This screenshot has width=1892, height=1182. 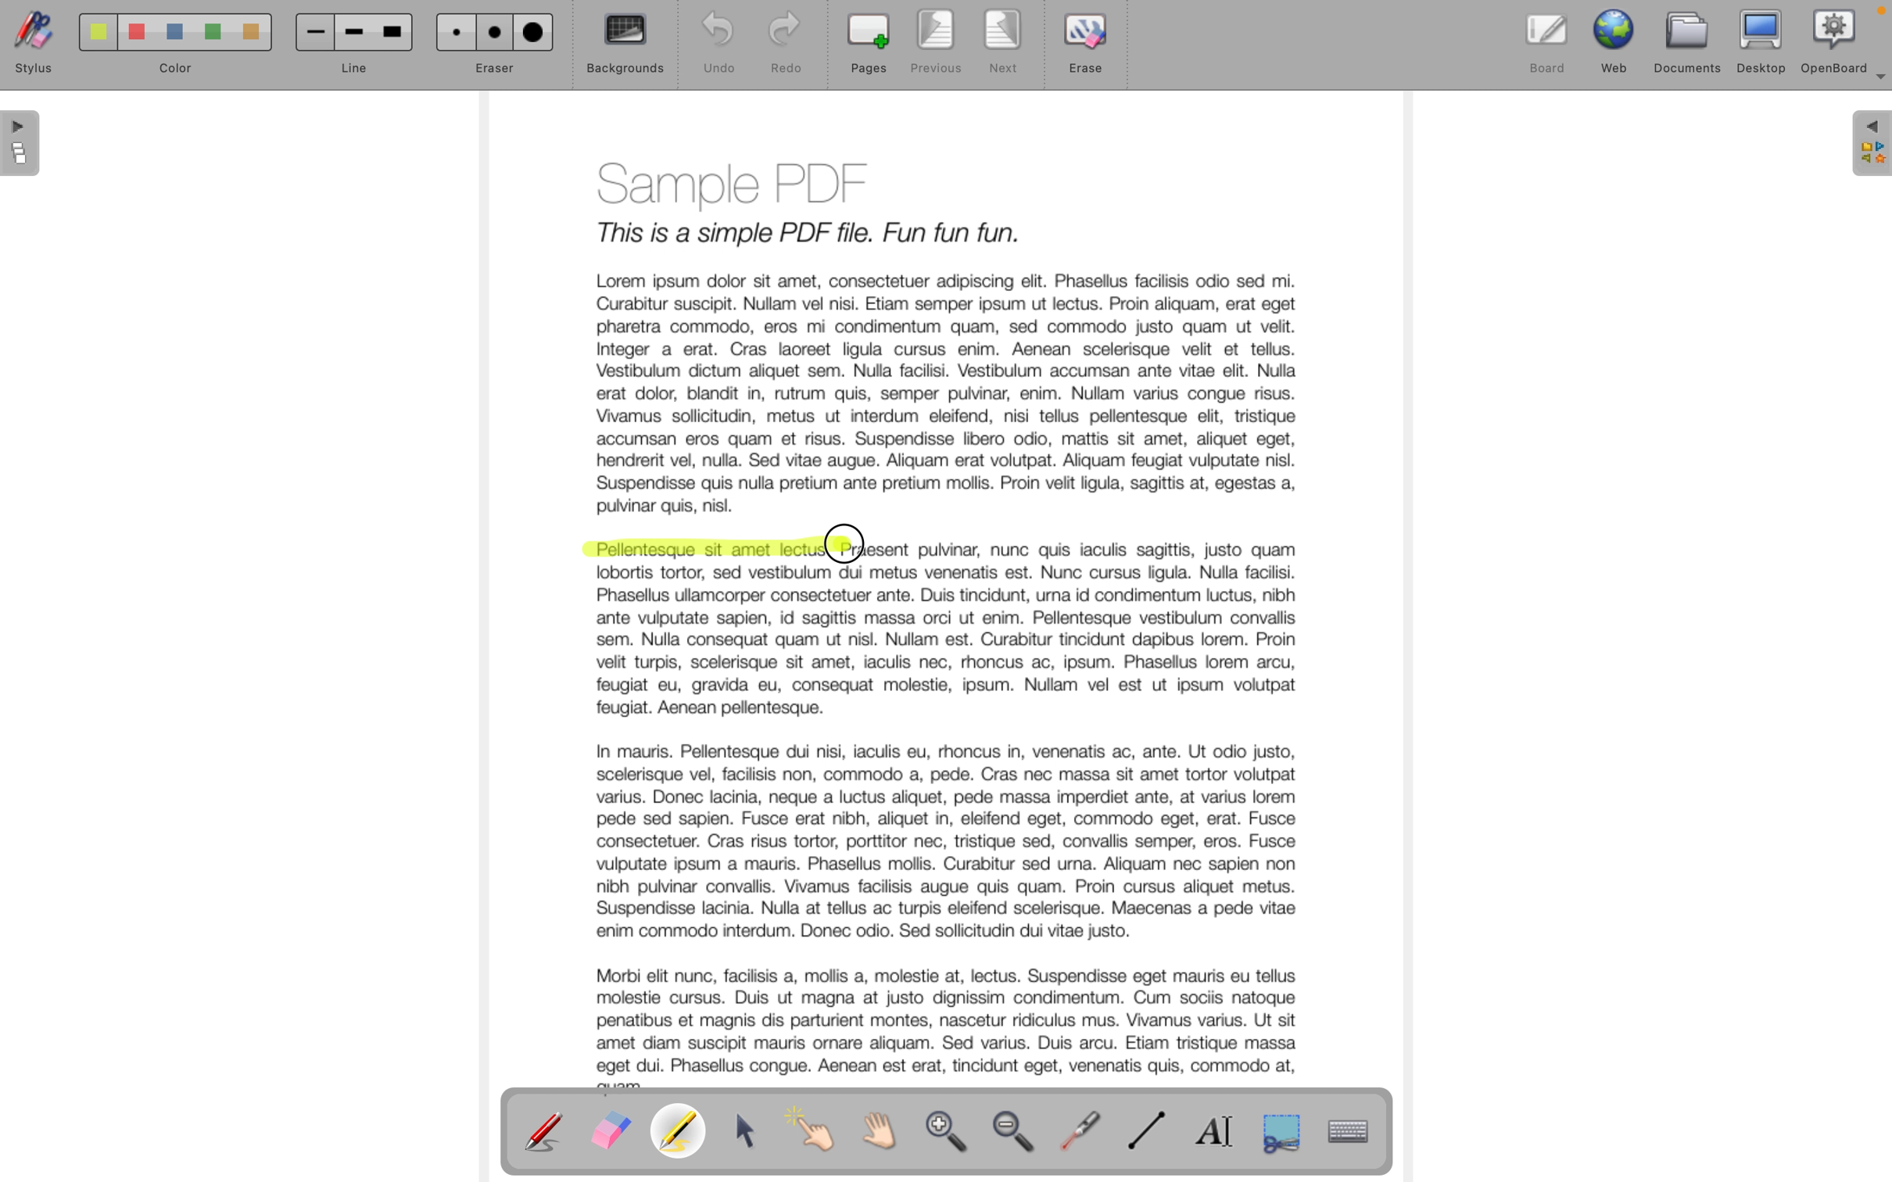 I want to click on color, so click(x=167, y=48).